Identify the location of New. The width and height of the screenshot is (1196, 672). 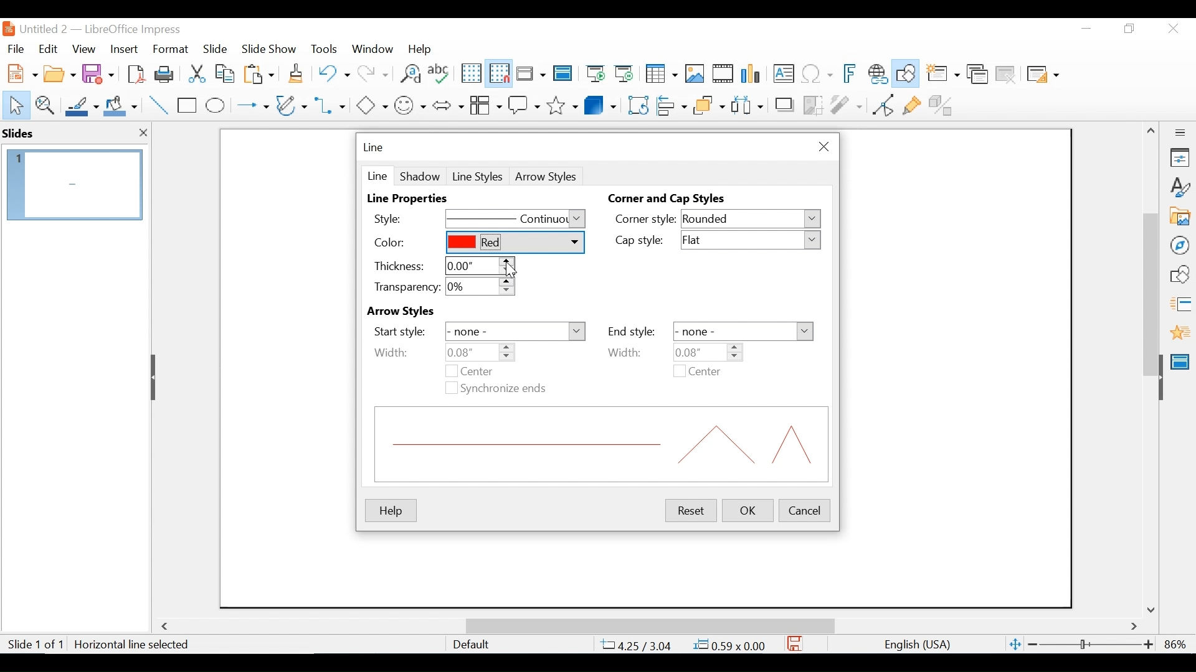
(20, 72).